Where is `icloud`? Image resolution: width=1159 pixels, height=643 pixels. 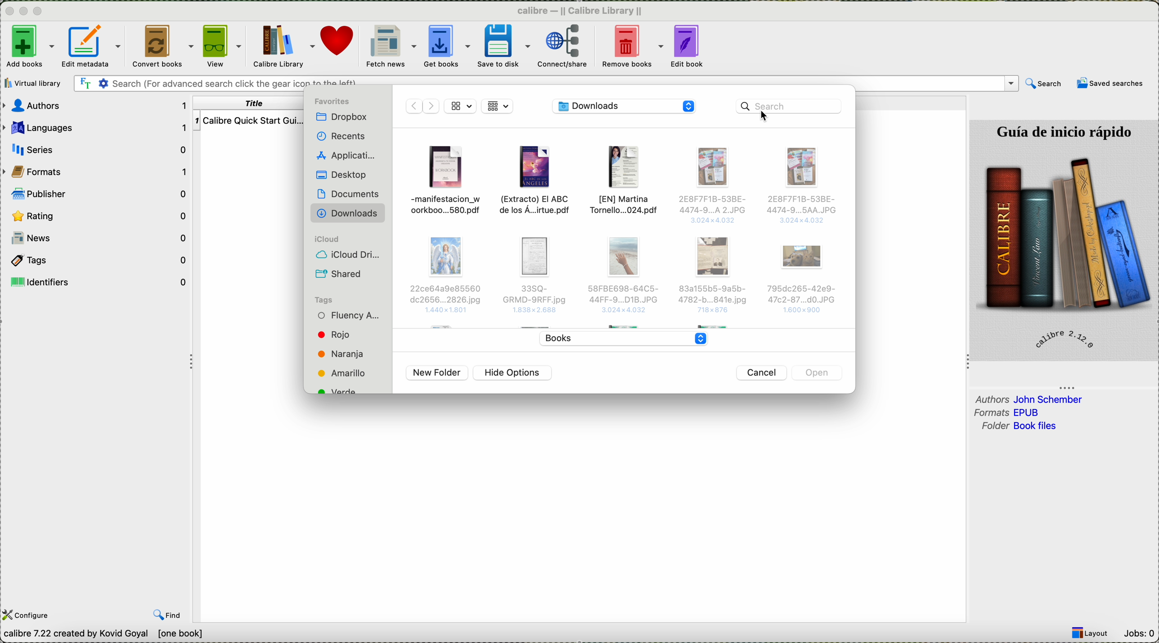
icloud is located at coordinates (325, 238).